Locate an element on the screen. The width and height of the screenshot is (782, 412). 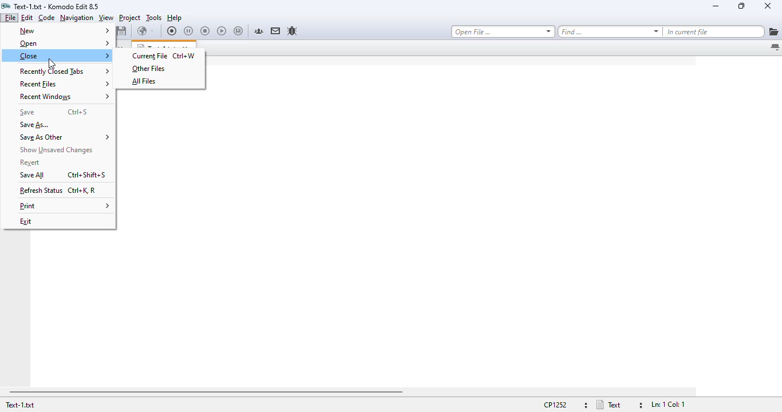
preview buffer in browser is located at coordinates (145, 31).